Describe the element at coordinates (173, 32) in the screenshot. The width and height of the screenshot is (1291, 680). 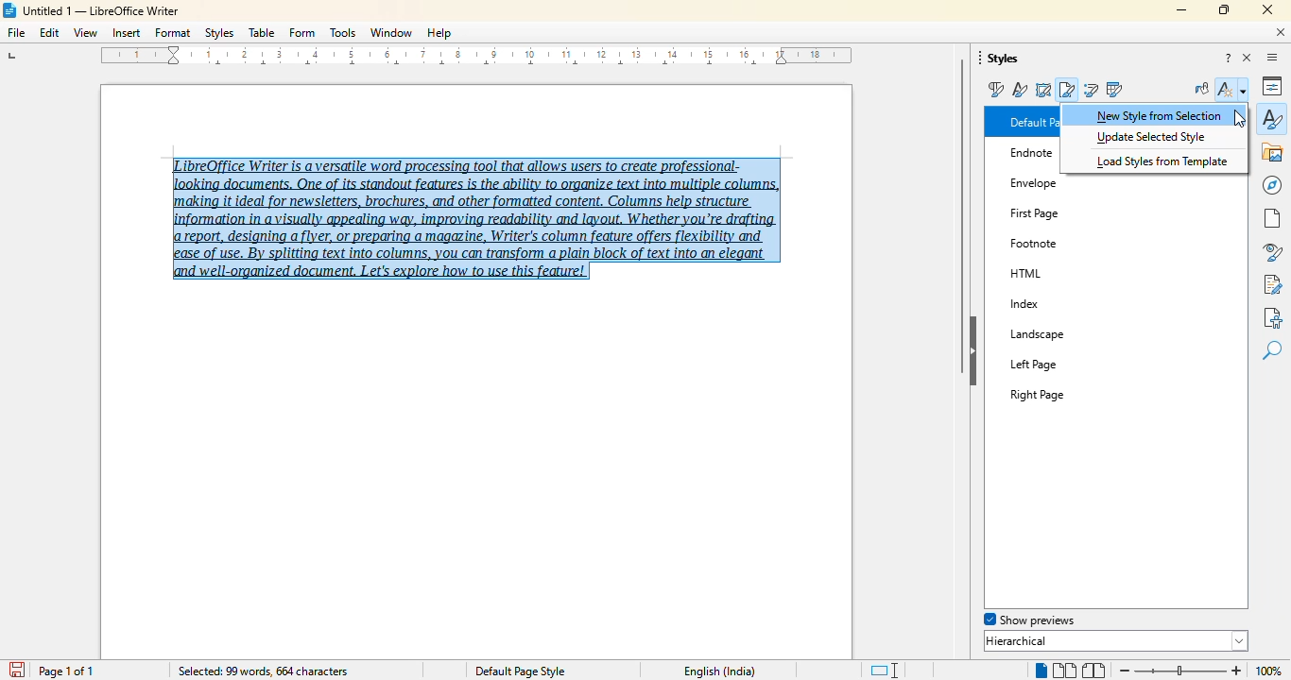
I see `format` at that location.